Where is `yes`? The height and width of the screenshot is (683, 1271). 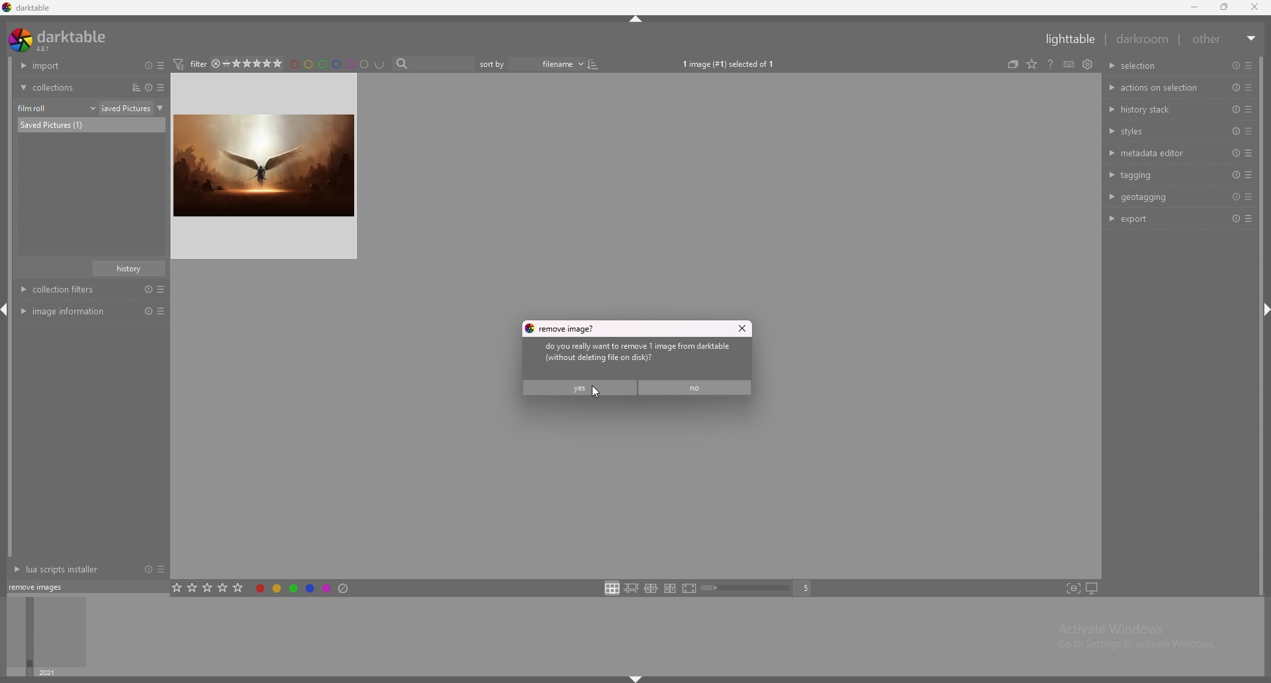 yes is located at coordinates (579, 387).